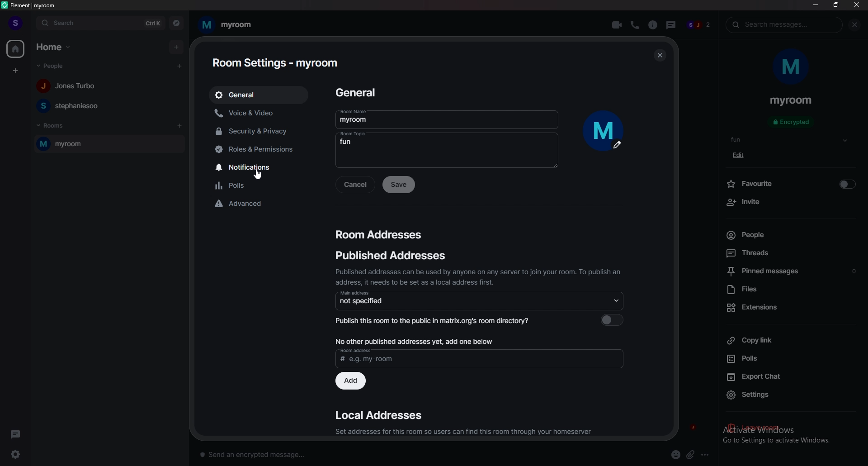 The image size is (868, 466). Describe the element at coordinates (400, 185) in the screenshot. I see `save` at that location.